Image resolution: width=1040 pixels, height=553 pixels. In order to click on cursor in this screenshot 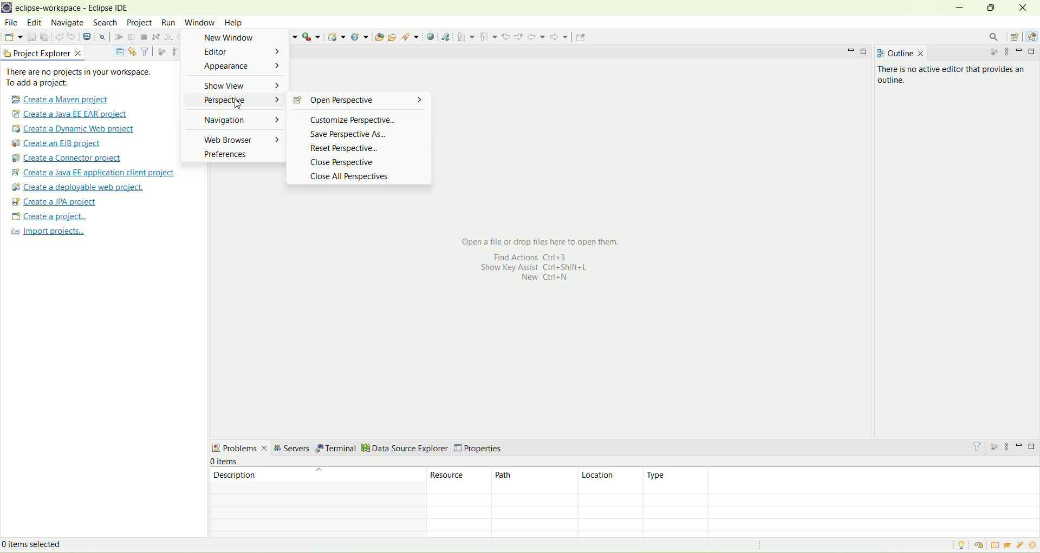, I will do `click(239, 106)`.